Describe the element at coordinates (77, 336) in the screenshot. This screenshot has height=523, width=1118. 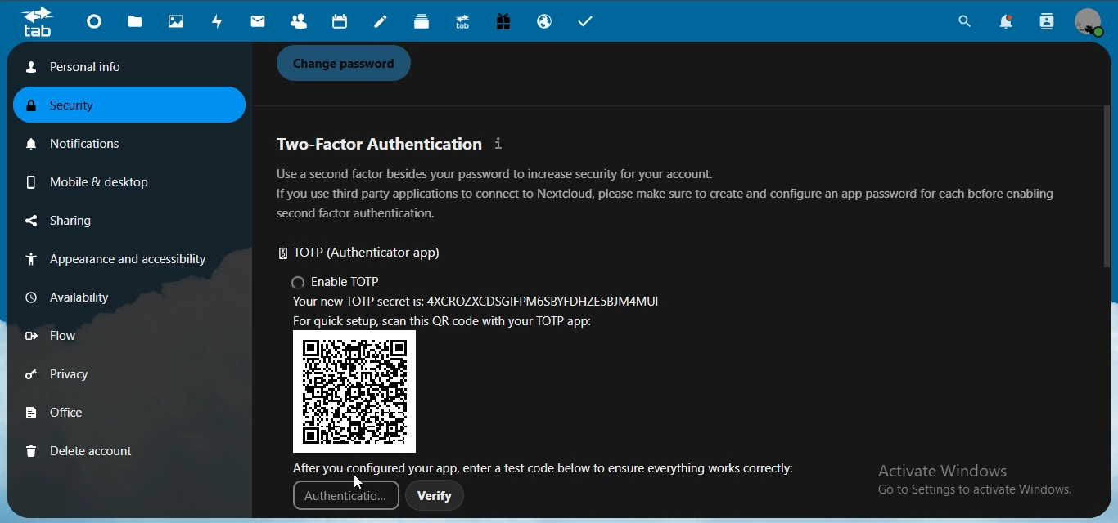
I see `flow` at that location.